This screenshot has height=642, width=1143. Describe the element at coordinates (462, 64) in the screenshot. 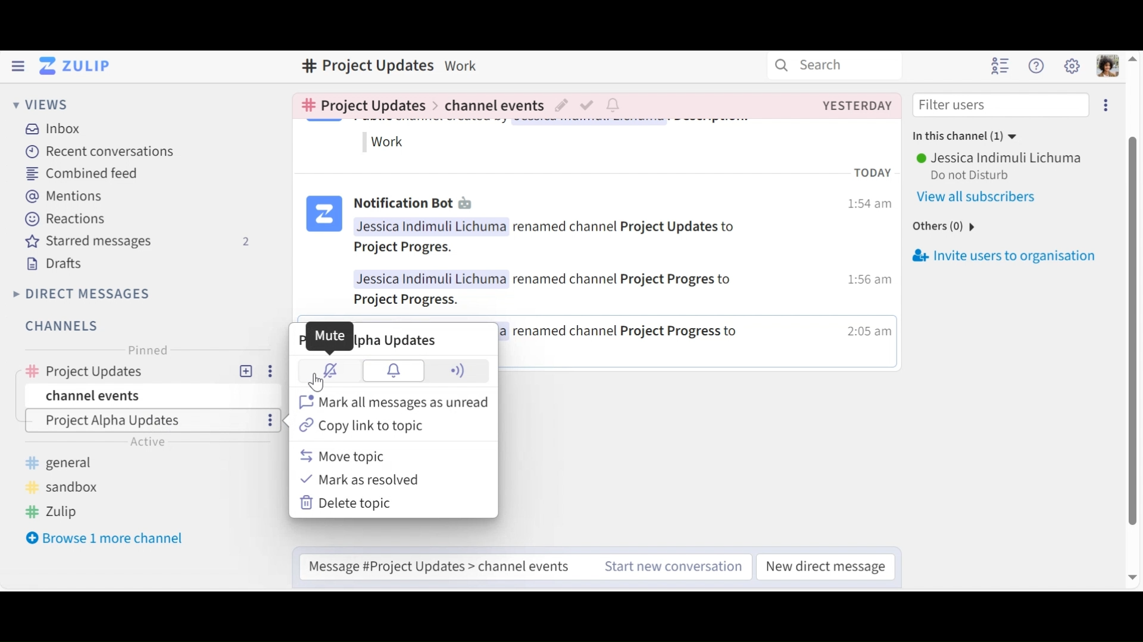

I see `Description` at that location.